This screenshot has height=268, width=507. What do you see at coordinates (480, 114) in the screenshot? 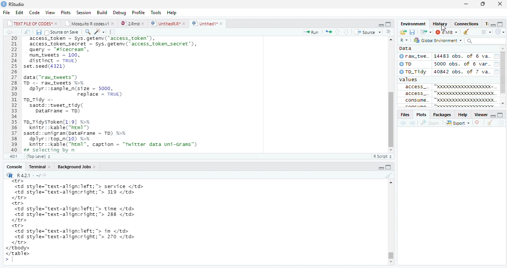
I see `Viewer` at bounding box center [480, 114].